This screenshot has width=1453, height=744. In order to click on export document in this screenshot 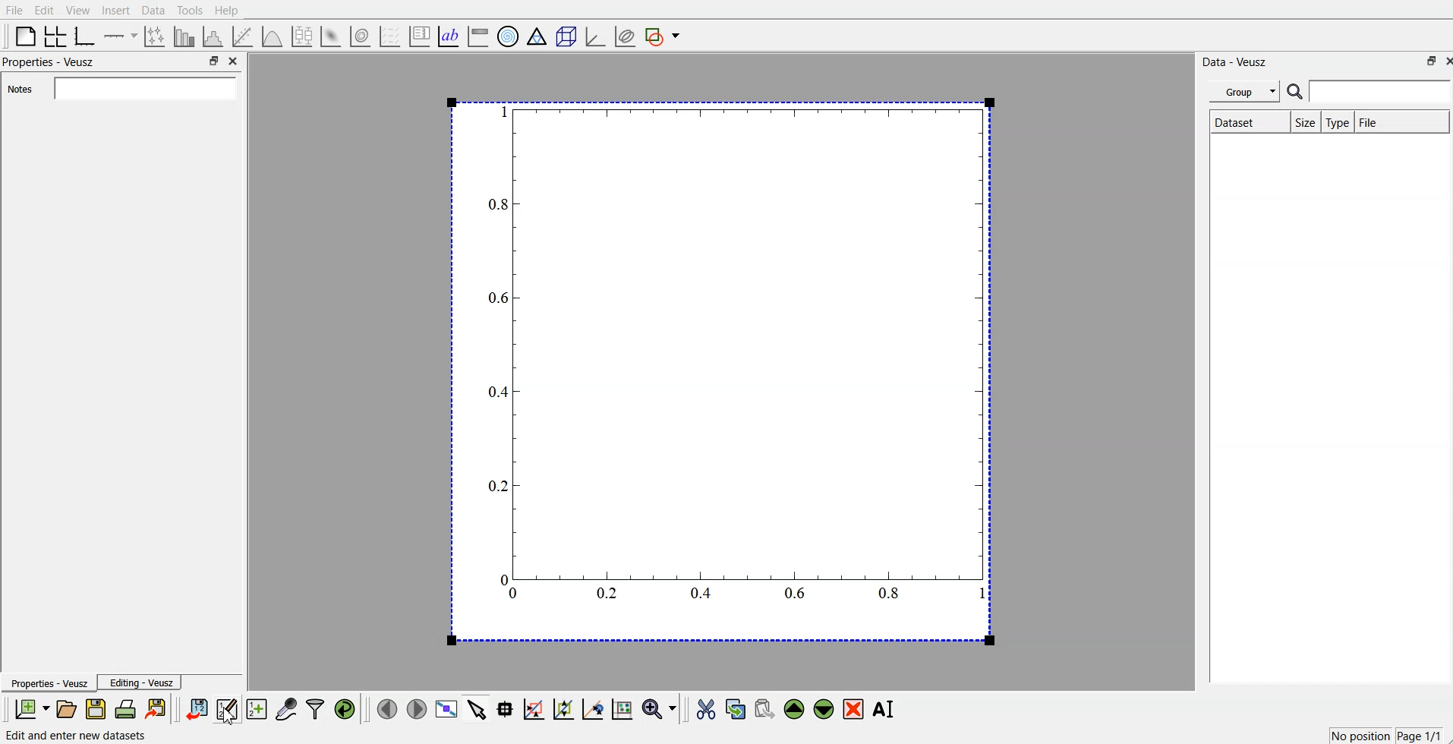, I will do `click(156, 710)`.